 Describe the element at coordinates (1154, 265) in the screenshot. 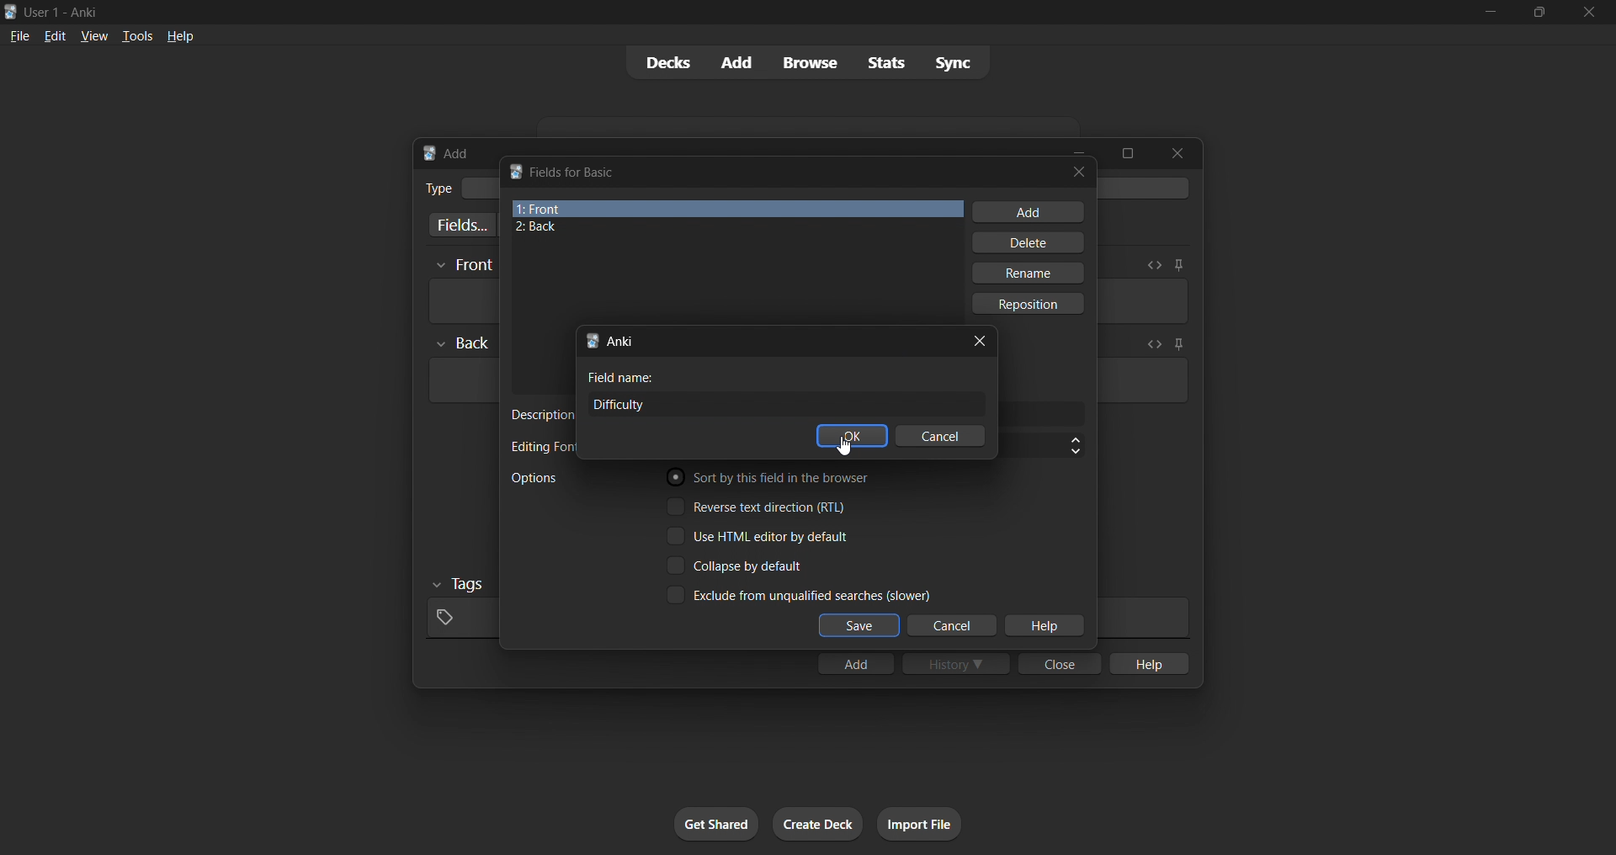

I see `Toggle HTML editor` at that location.